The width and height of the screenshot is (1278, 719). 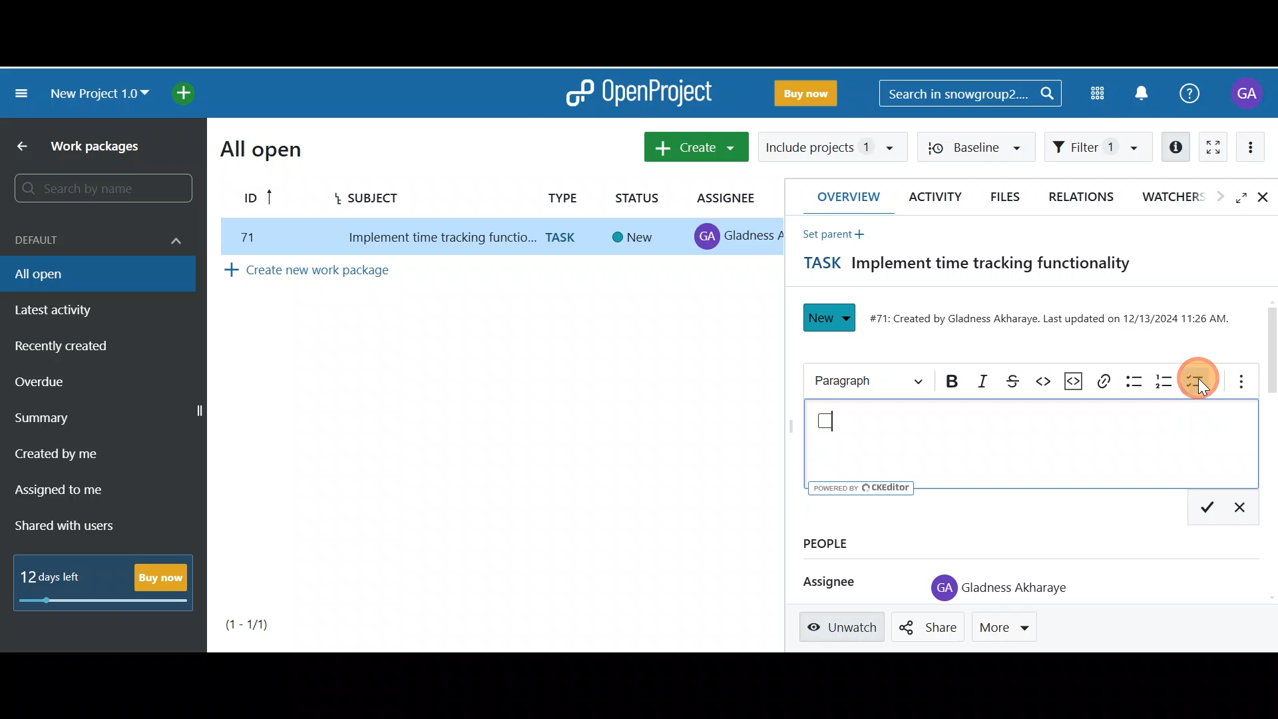 I want to click on Italic, so click(x=982, y=380).